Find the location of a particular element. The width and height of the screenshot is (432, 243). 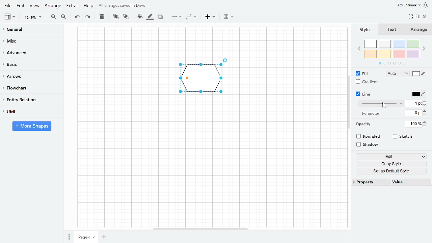

Gradient is located at coordinates (367, 82).